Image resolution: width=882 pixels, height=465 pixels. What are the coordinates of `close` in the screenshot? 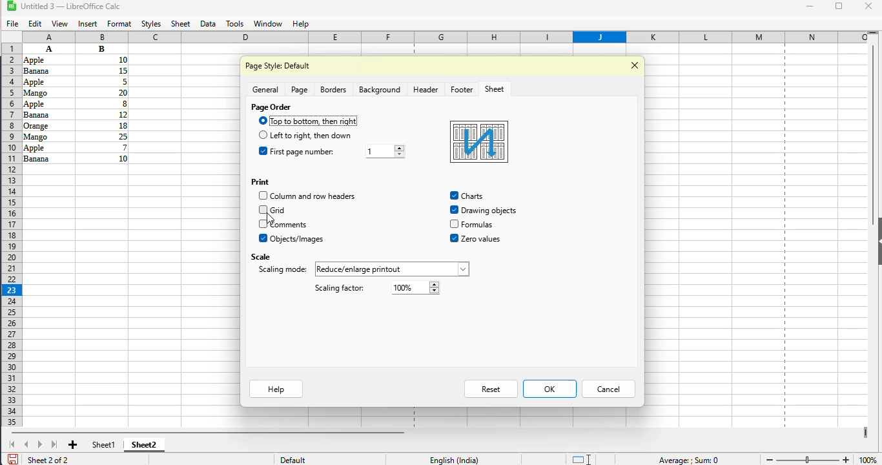 It's located at (635, 65).